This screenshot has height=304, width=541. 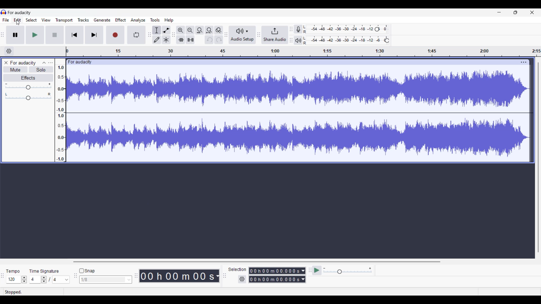 I want to click on Zoom in, so click(x=181, y=30).